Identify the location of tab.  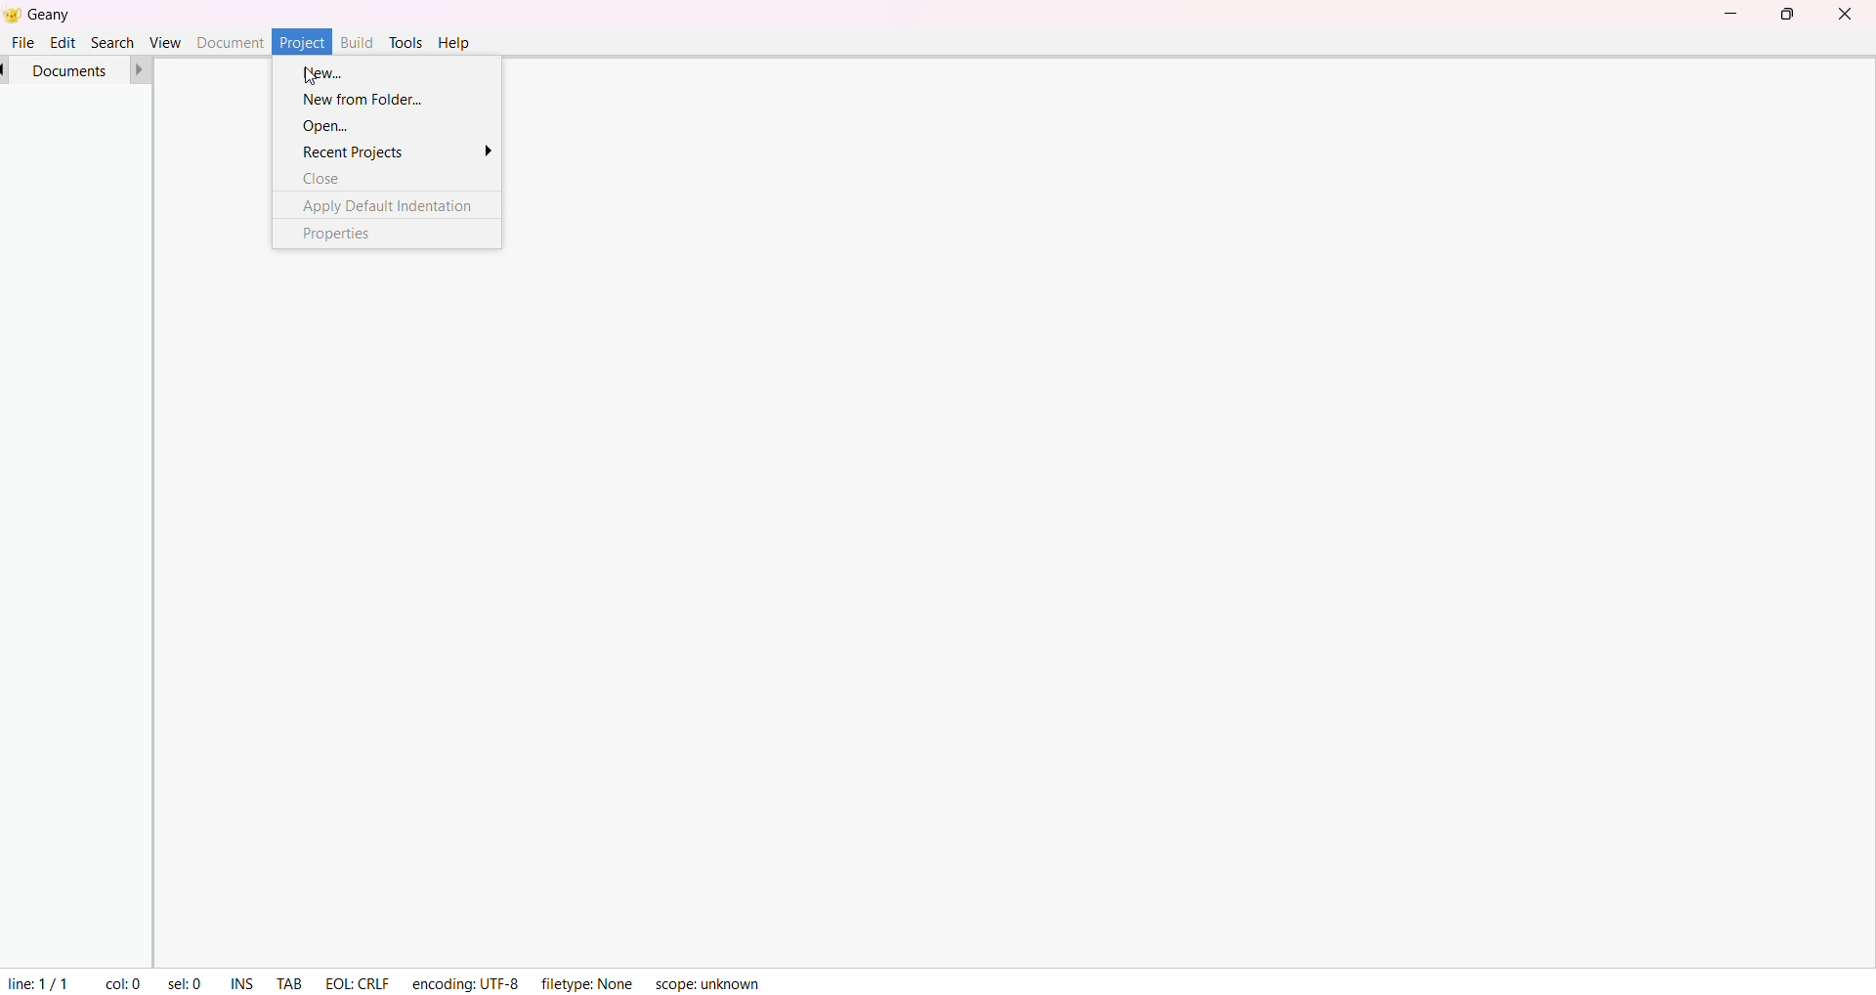
(290, 985).